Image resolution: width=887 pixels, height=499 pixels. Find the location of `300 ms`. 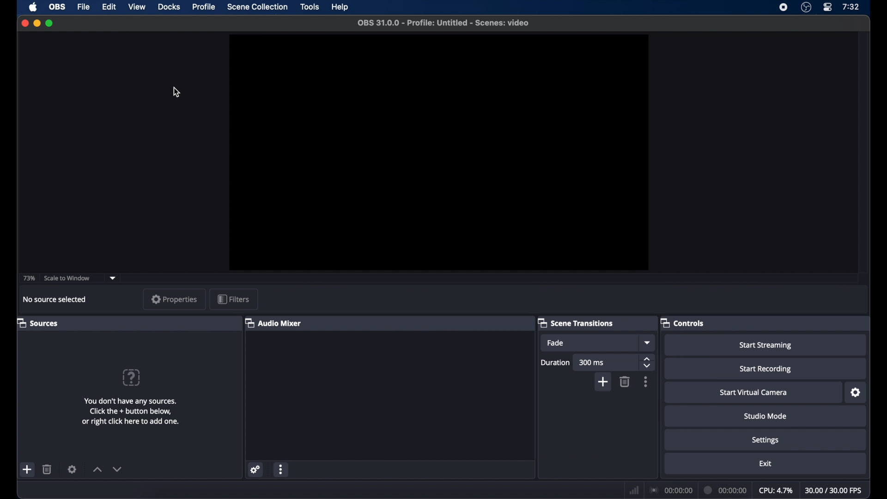

300 ms is located at coordinates (592, 362).